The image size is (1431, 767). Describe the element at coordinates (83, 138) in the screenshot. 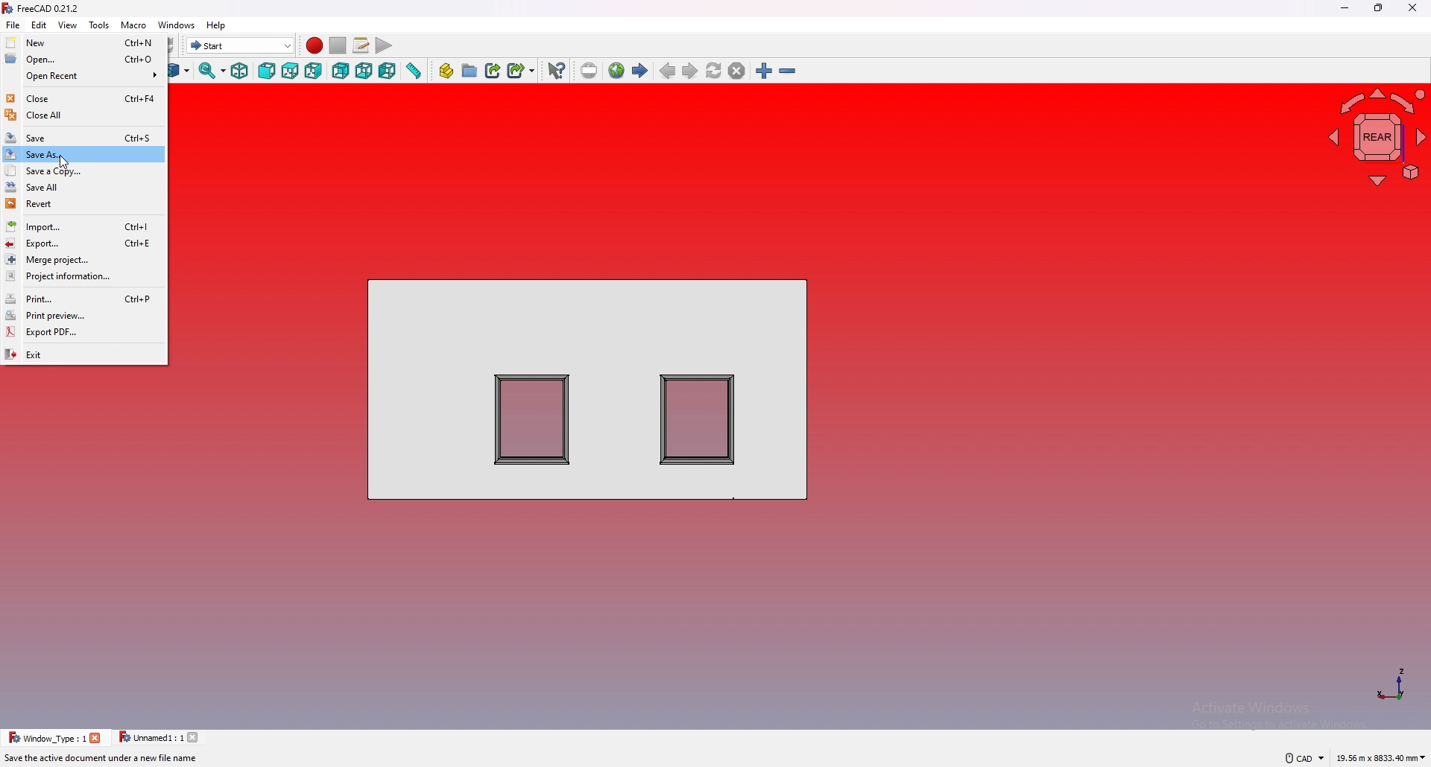

I see `save ctrl+s` at that location.